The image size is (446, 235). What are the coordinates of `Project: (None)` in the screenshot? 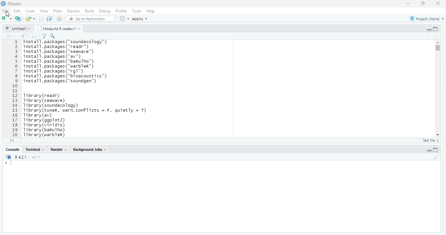 It's located at (427, 19).